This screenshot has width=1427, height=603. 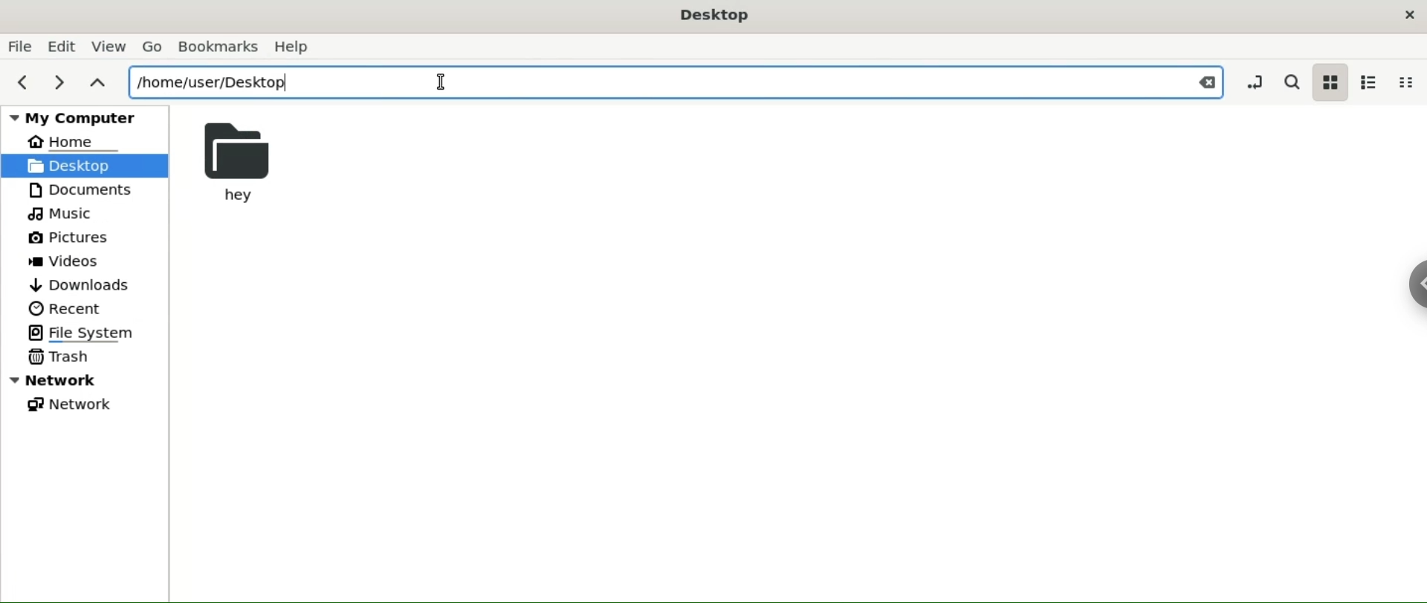 What do you see at coordinates (67, 261) in the screenshot?
I see `videos` at bounding box center [67, 261].